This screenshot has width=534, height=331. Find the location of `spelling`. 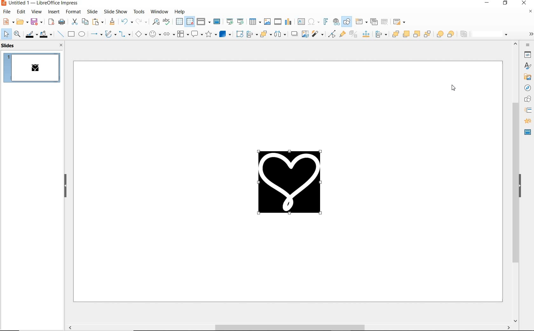

spelling is located at coordinates (167, 22).